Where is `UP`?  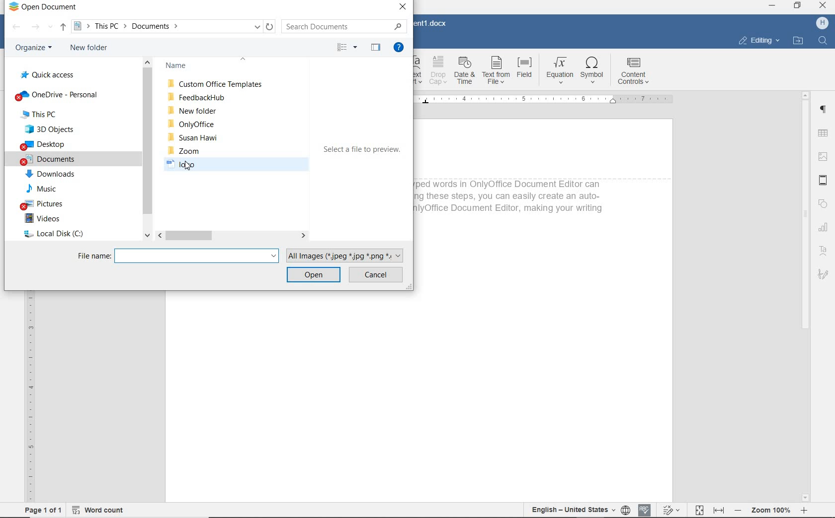
UP is located at coordinates (63, 27).